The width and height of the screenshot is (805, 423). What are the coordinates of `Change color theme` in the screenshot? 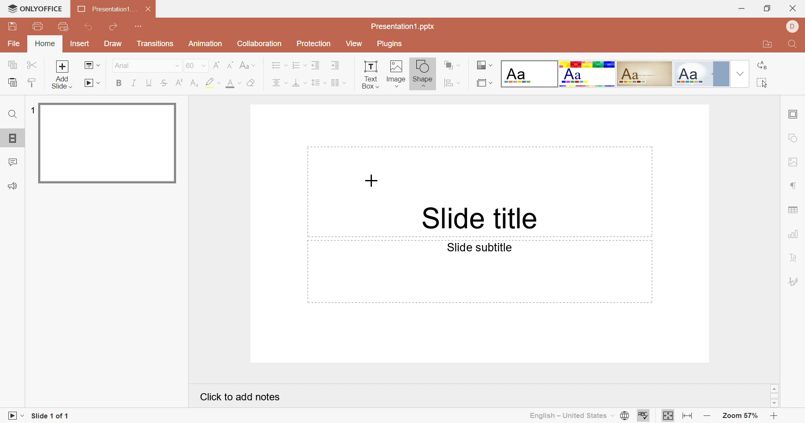 It's located at (484, 65).